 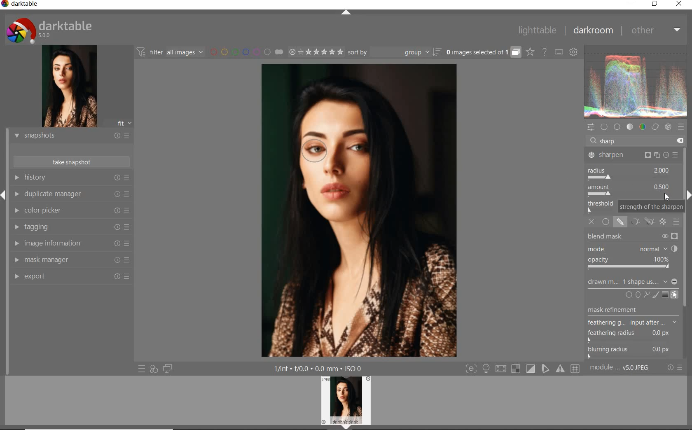 I want to click on display a second darkroom image window, so click(x=168, y=368).